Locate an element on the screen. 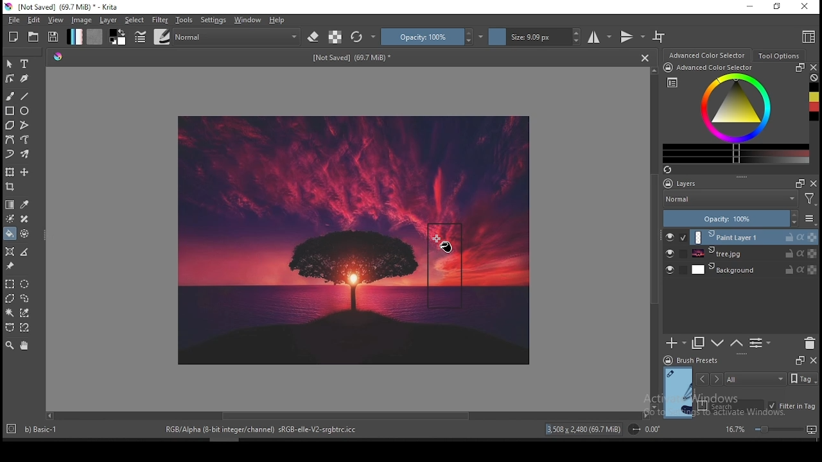  opacity is located at coordinates (740, 218).